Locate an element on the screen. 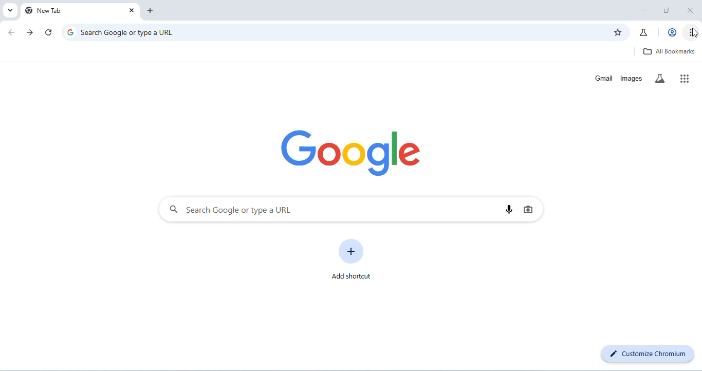  go forward is located at coordinates (31, 32).